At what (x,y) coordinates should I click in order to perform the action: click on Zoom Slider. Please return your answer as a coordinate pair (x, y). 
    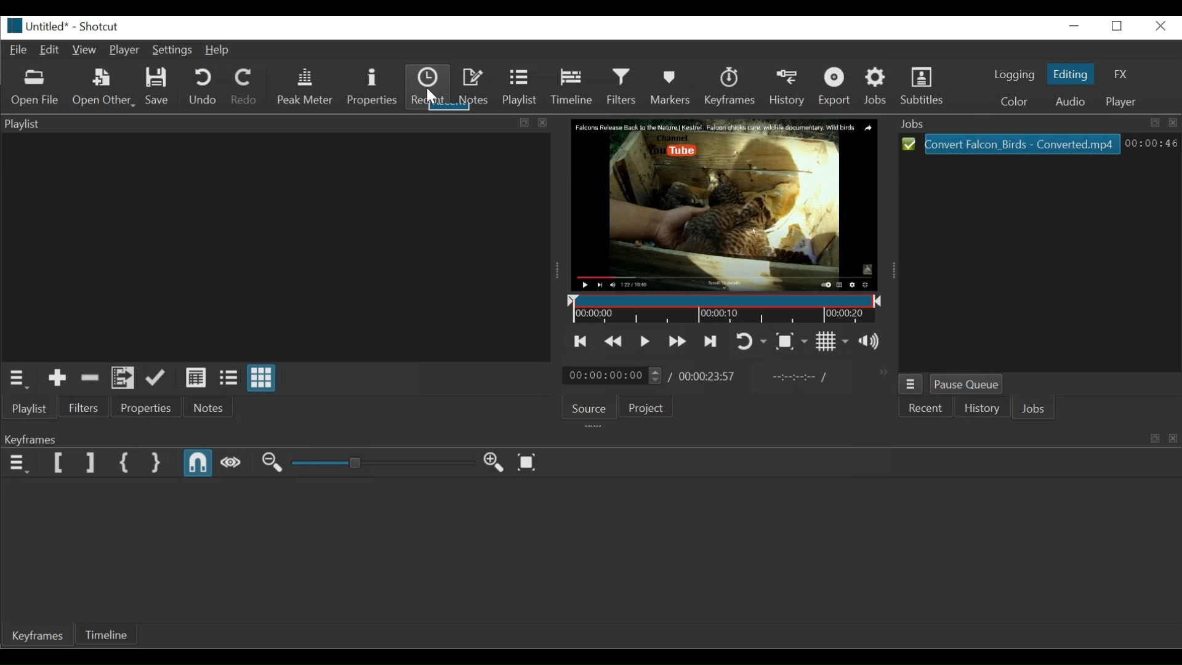
    Looking at the image, I should click on (384, 462).